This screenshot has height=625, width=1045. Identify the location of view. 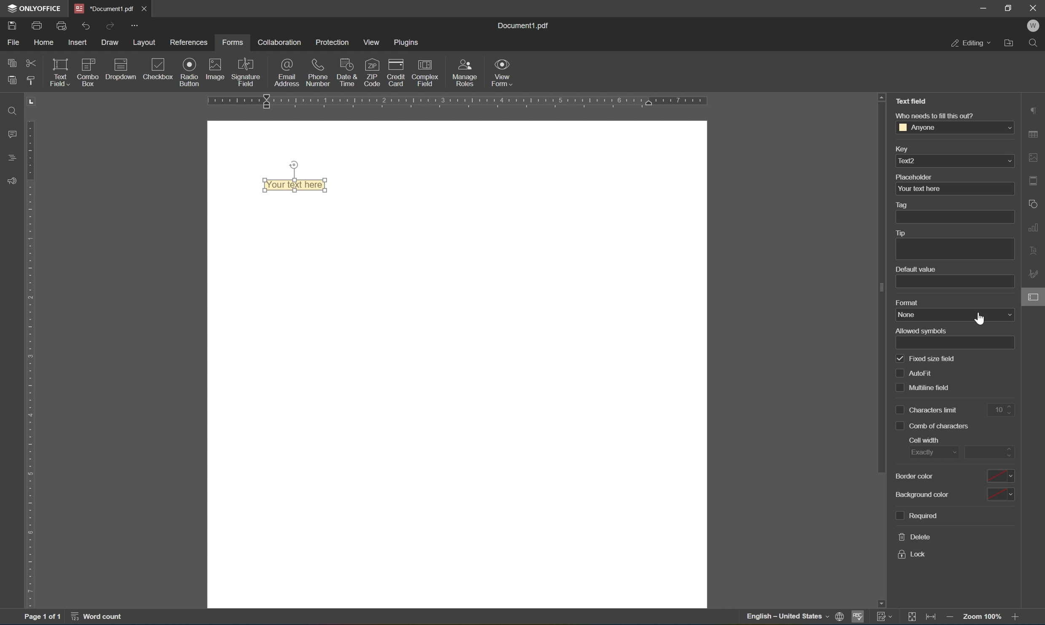
(372, 41).